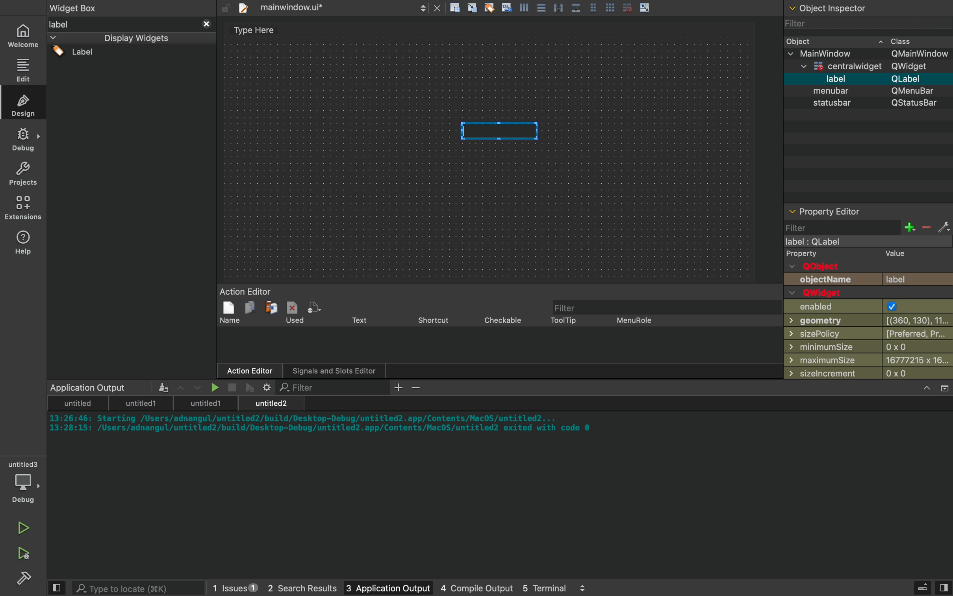 The image size is (953, 596). I want to click on , so click(839, 7).